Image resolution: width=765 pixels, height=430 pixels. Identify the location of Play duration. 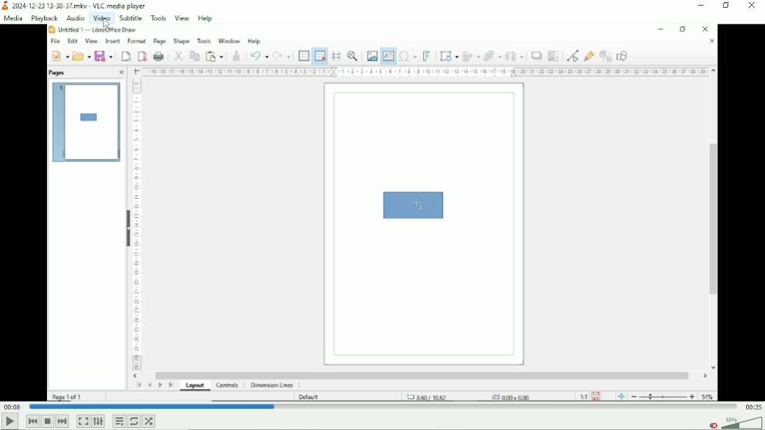
(384, 407).